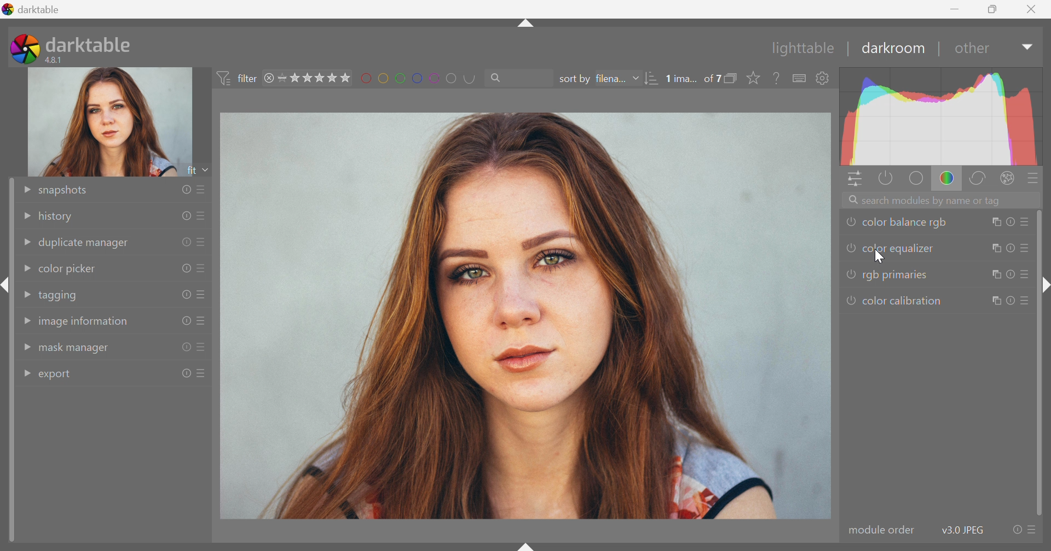 The width and height of the screenshot is (1051, 551). Describe the element at coordinates (203, 270) in the screenshot. I see `presets` at that location.